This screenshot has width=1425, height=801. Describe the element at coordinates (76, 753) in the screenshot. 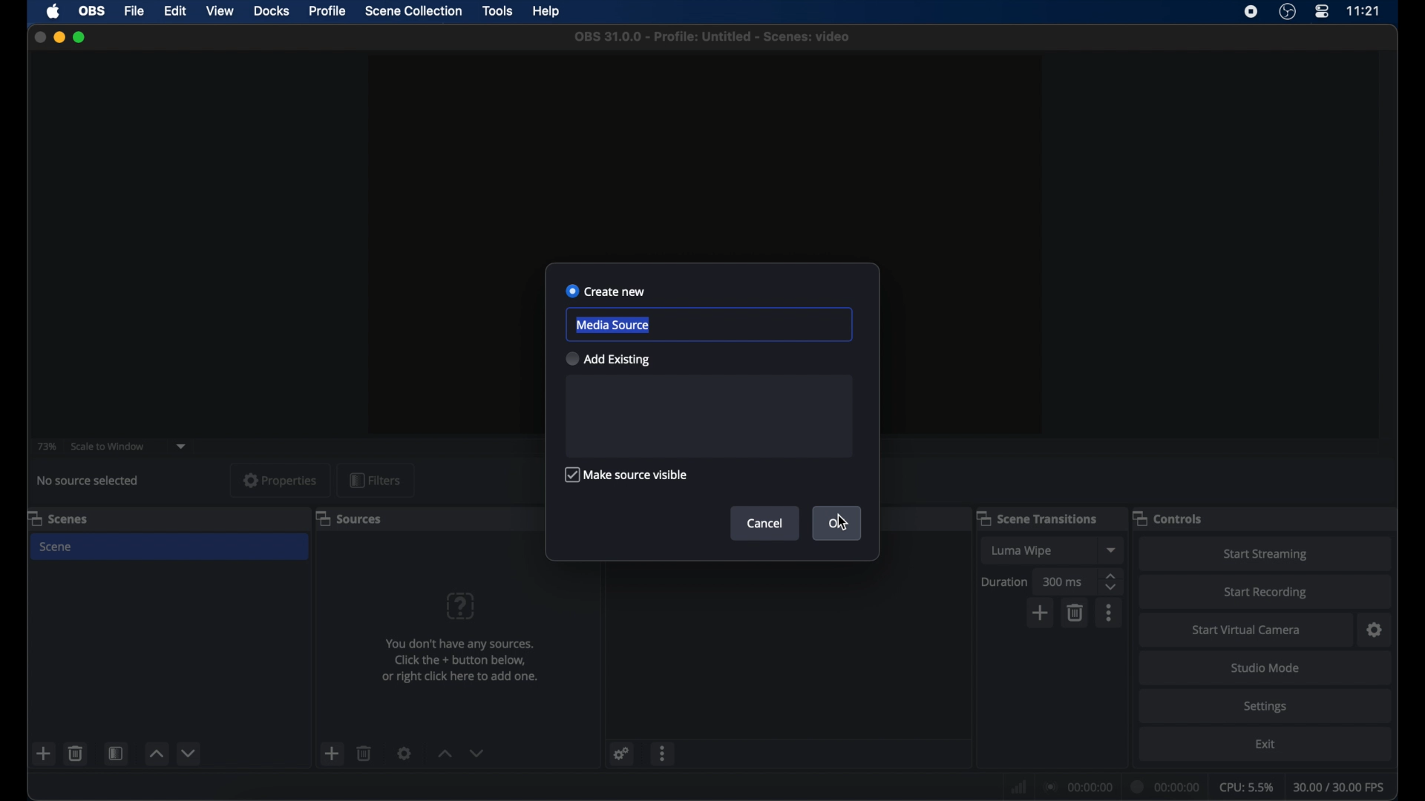

I see `delete` at that location.